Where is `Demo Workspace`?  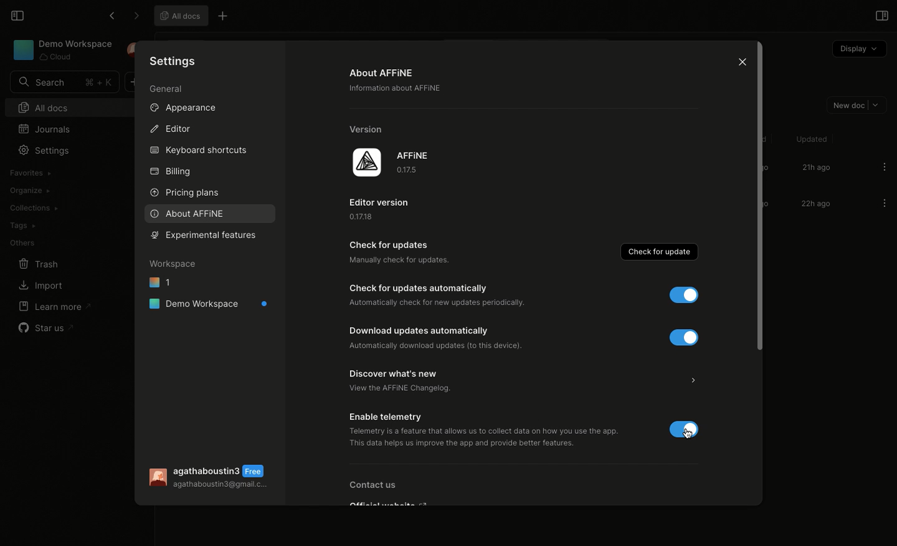 Demo Workspace is located at coordinates (63, 50).